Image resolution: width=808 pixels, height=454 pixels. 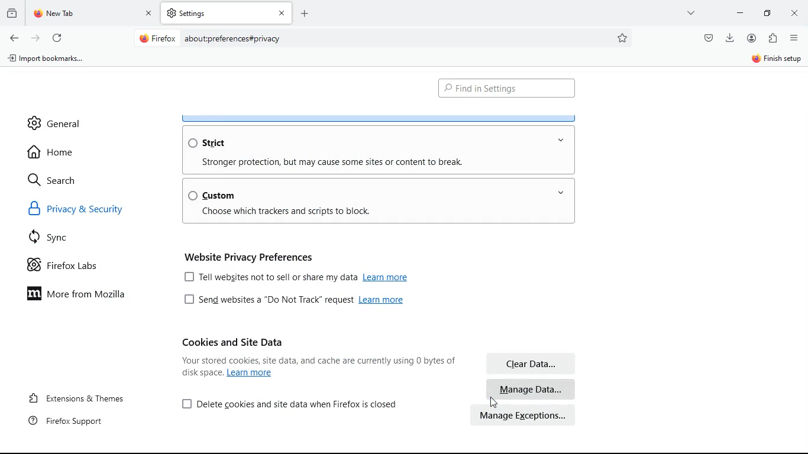 What do you see at coordinates (560, 192) in the screenshot?
I see `open` at bounding box center [560, 192].